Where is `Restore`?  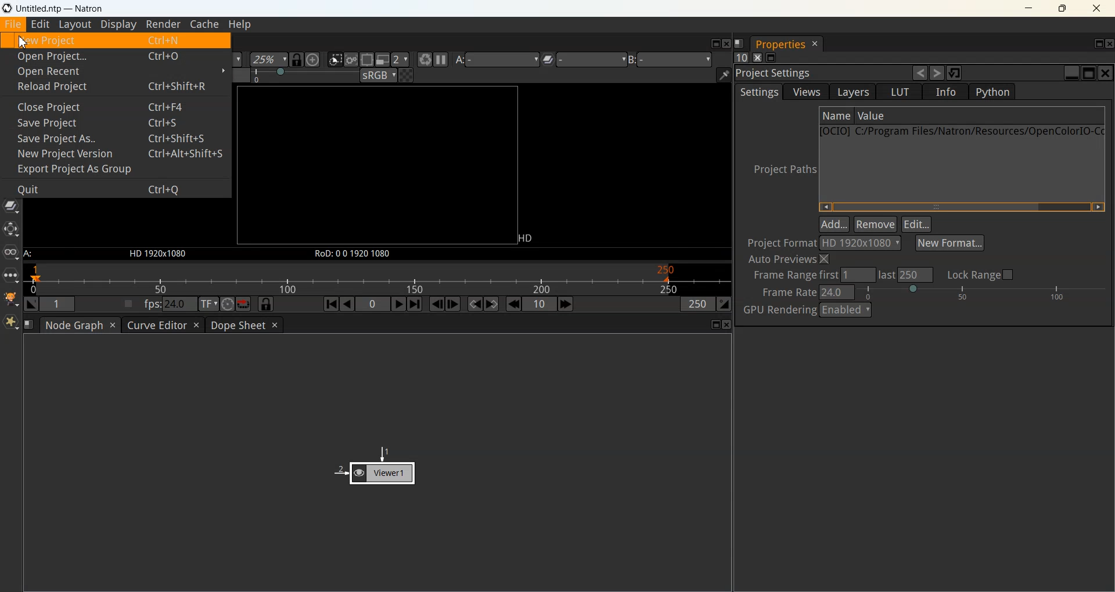 Restore is located at coordinates (955, 72).